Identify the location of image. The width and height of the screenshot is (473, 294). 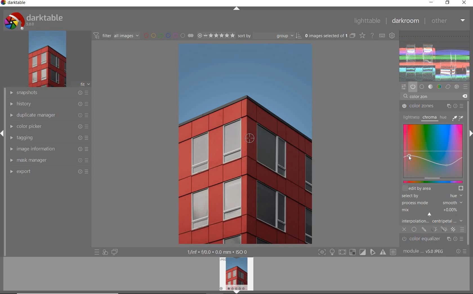
(47, 60).